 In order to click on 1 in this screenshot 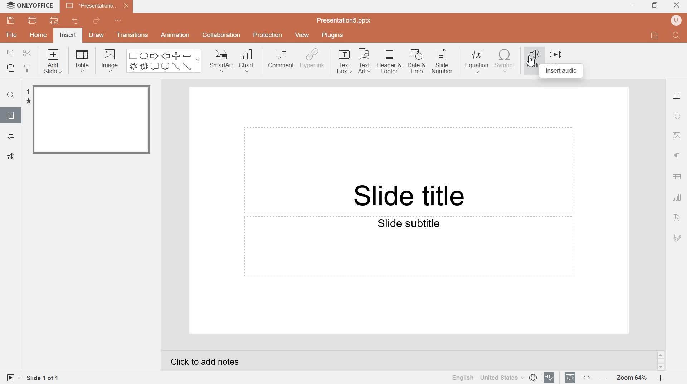, I will do `click(27, 91)`.